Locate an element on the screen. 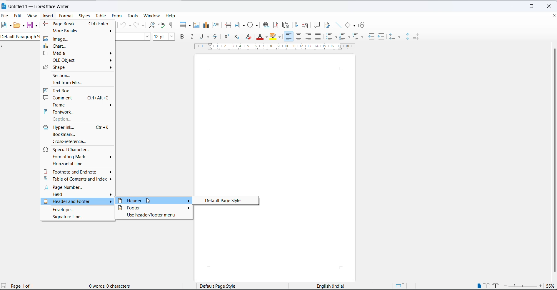  text box is located at coordinates (79, 90).